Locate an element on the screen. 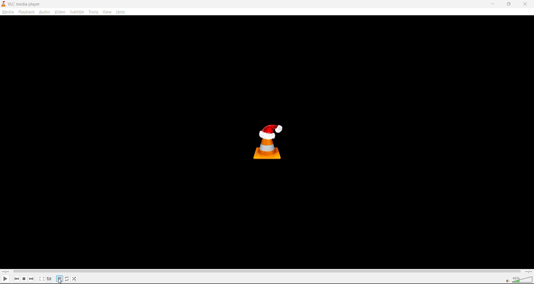 The height and width of the screenshot is (284, 534). previous is located at coordinates (17, 279).